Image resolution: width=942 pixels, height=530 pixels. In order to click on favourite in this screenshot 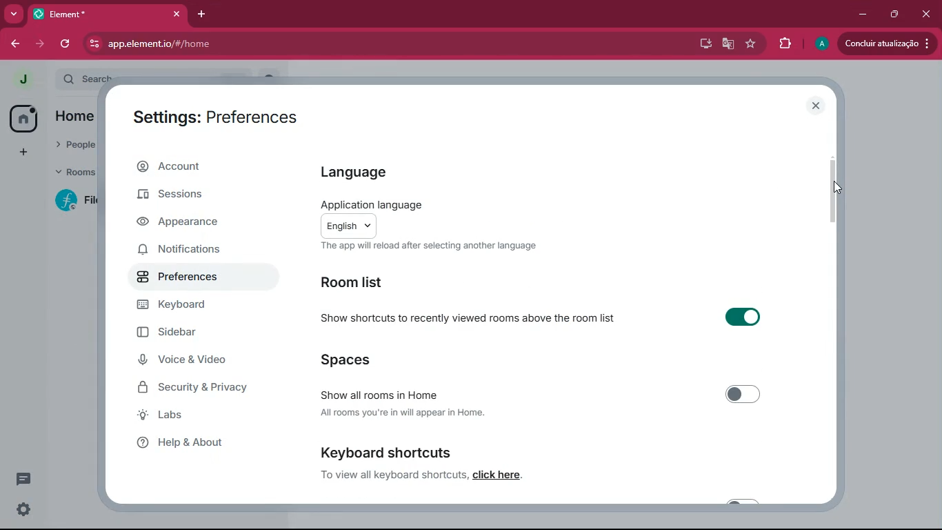, I will do `click(752, 44)`.